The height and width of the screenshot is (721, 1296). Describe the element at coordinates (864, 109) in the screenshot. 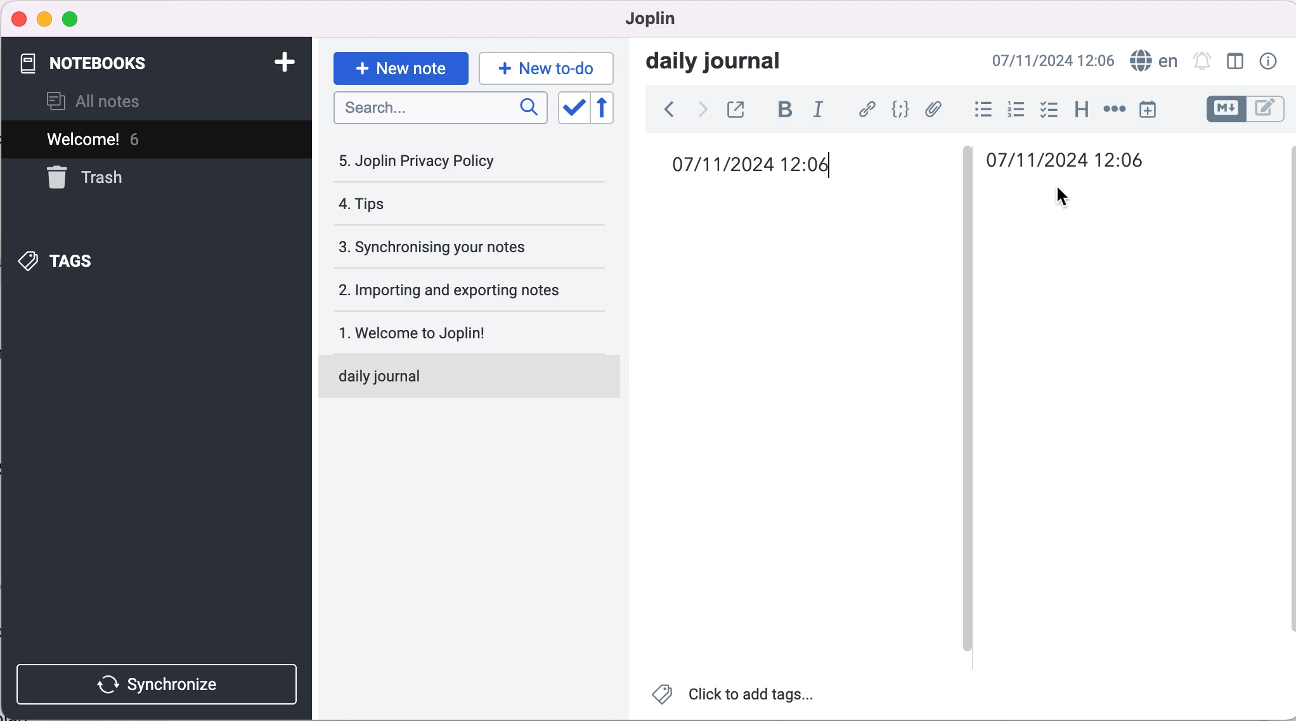

I see `hyperlink` at that location.